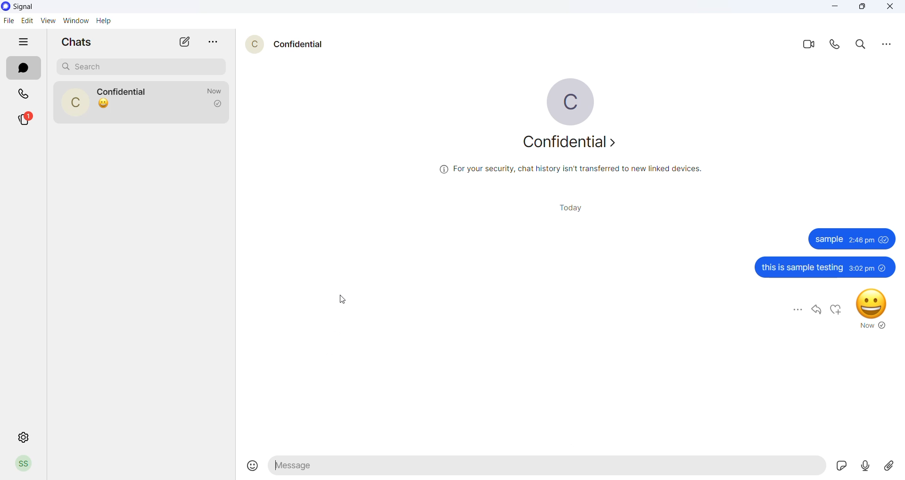  I want to click on calls, so click(22, 95).